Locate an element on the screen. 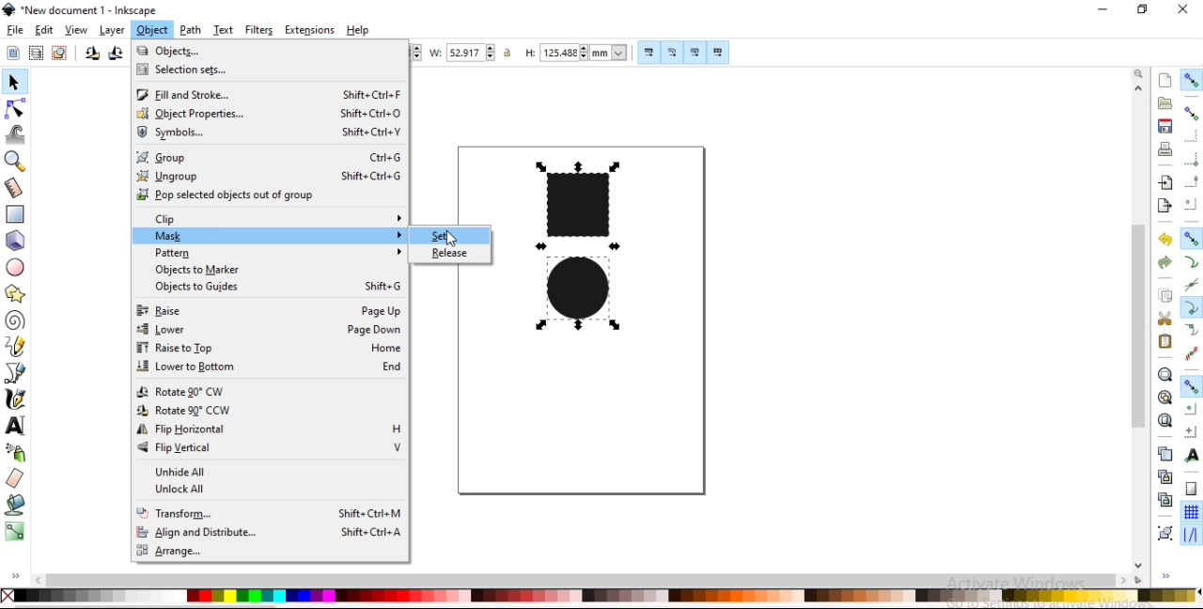 The width and height of the screenshot is (1203, 609). raise to top is located at coordinates (269, 350).